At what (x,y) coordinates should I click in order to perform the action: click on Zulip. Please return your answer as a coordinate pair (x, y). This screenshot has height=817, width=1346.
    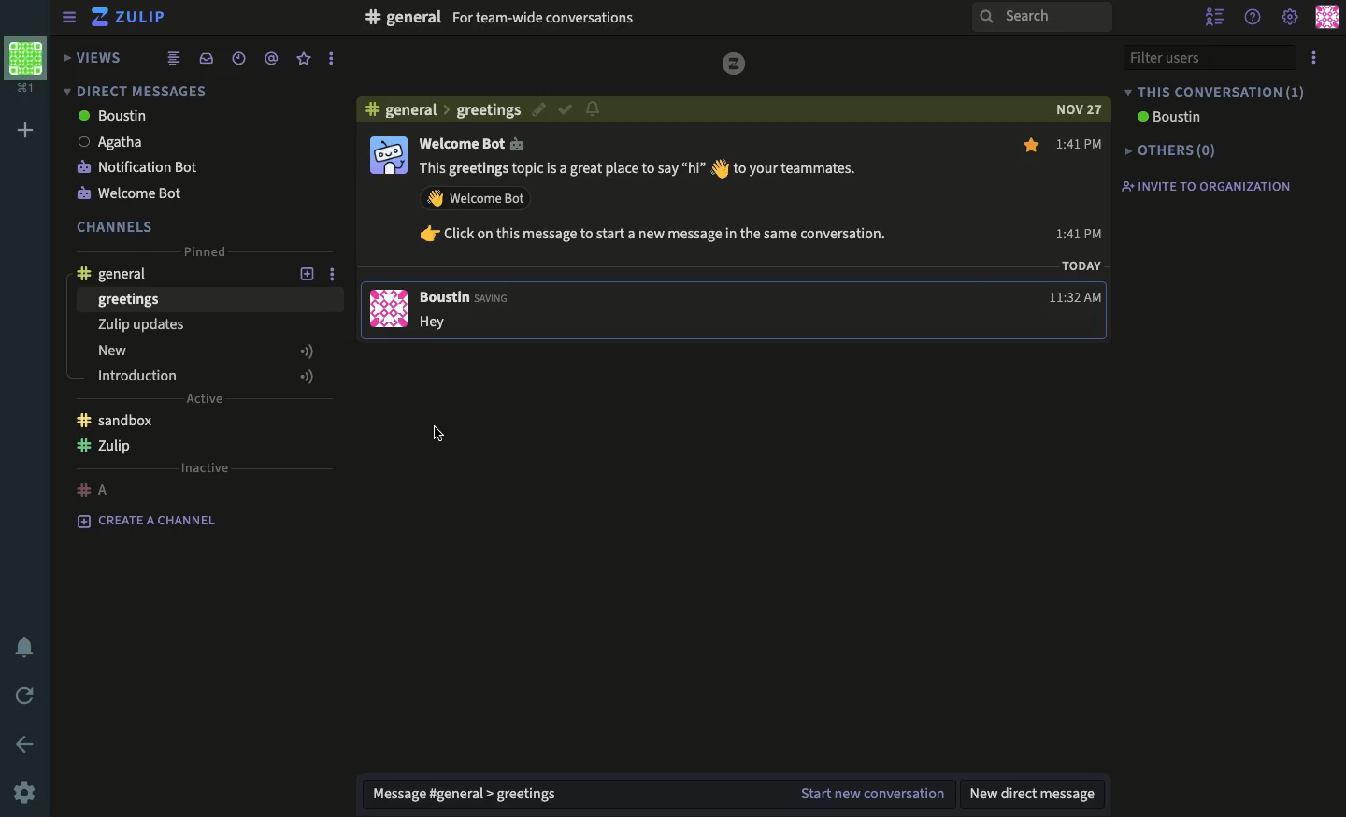
    Looking at the image, I should click on (131, 20).